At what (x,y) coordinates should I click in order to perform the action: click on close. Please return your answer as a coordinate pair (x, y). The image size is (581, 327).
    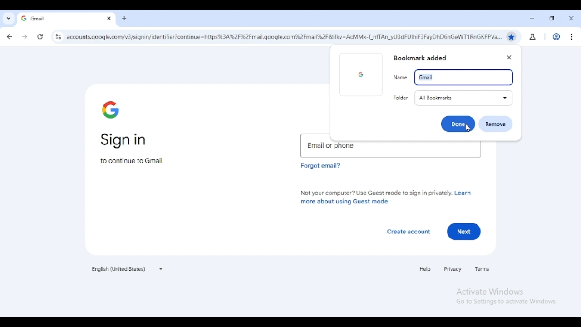
    Looking at the image, I should click on (509, 58).